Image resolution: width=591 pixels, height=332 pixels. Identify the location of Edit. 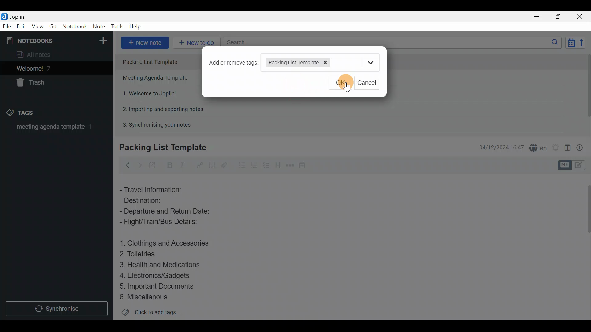
(20, 27).